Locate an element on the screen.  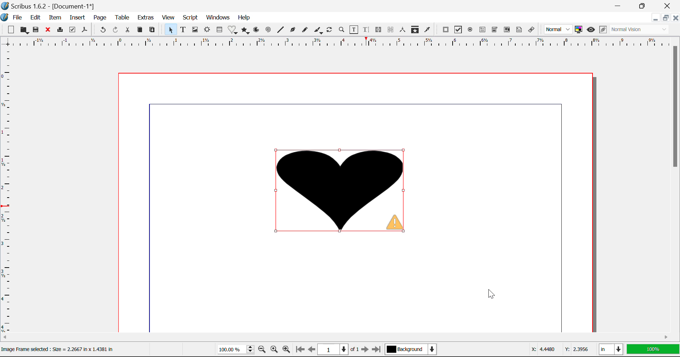
Calligraphic Curve is located at coordinates (318, 31).